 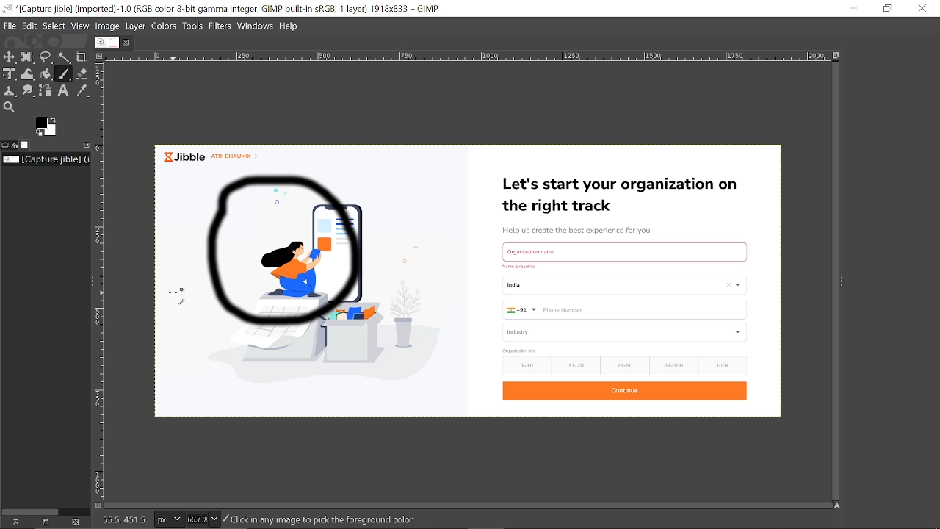 What do you see at coordinates (264, 159) in the screenshot?
I see `currently opened image` at bounding box center [264, 159].